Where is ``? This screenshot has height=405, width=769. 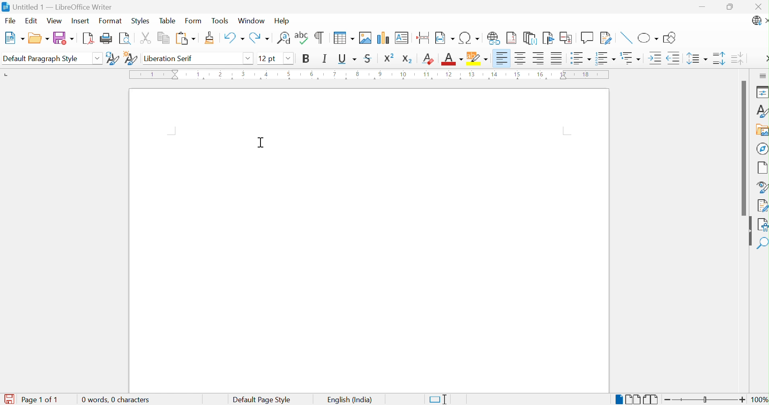
 is located at coordinates (258, 38).